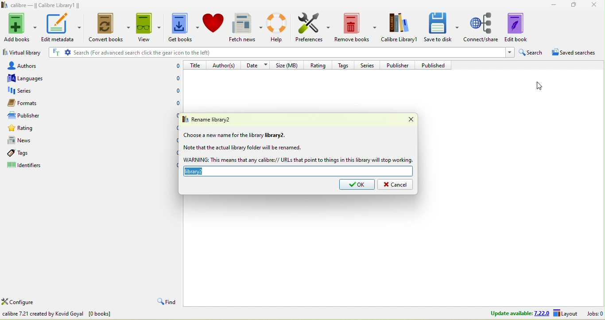 This screenshot has height=320, width=605. Describe the element at coordinates (225, 65) in the screenshot. I see `author(s)` at that location.